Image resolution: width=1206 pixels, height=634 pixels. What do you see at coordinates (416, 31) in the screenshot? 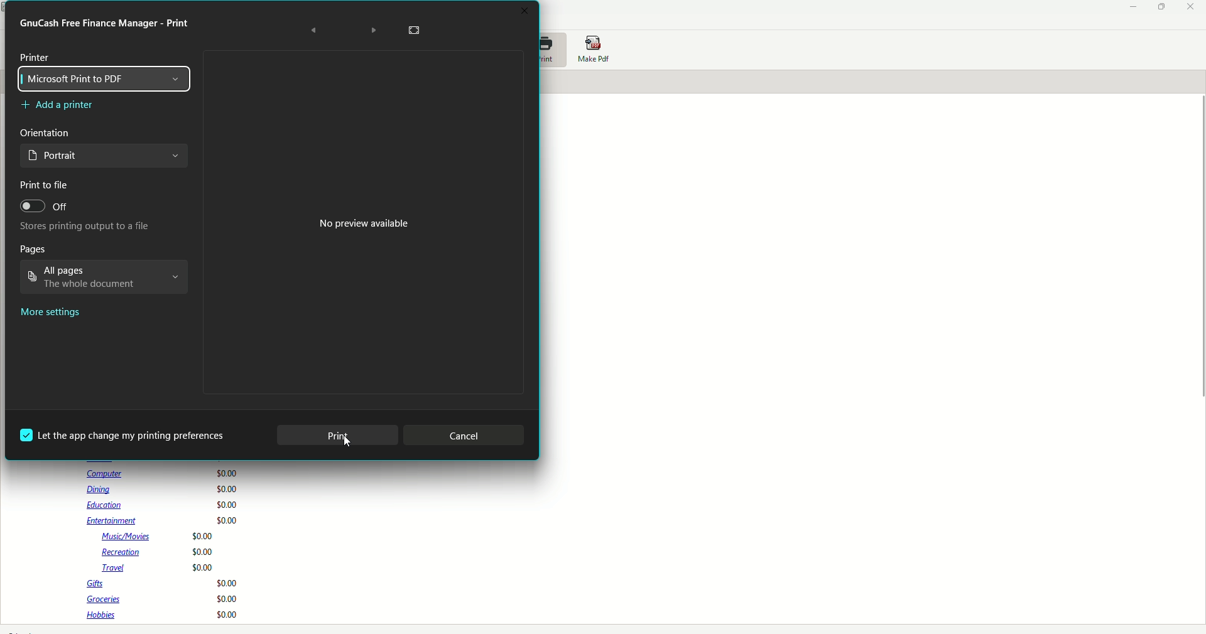
I see `Fullscreen` at bounding box center [416, 31].